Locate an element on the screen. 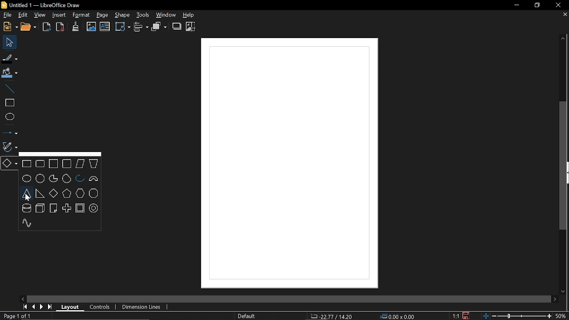 The width and height of the screenshot is (569, 320). Zoom is located at coordinates (561, 316).